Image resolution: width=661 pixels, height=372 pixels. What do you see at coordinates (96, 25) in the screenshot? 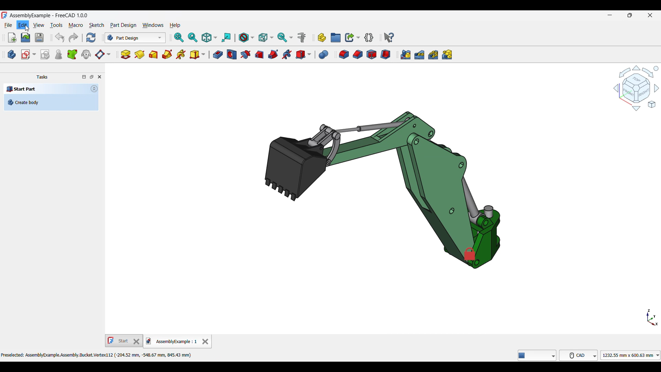
I see `Sketch menu` at bounding box center [96, 25].